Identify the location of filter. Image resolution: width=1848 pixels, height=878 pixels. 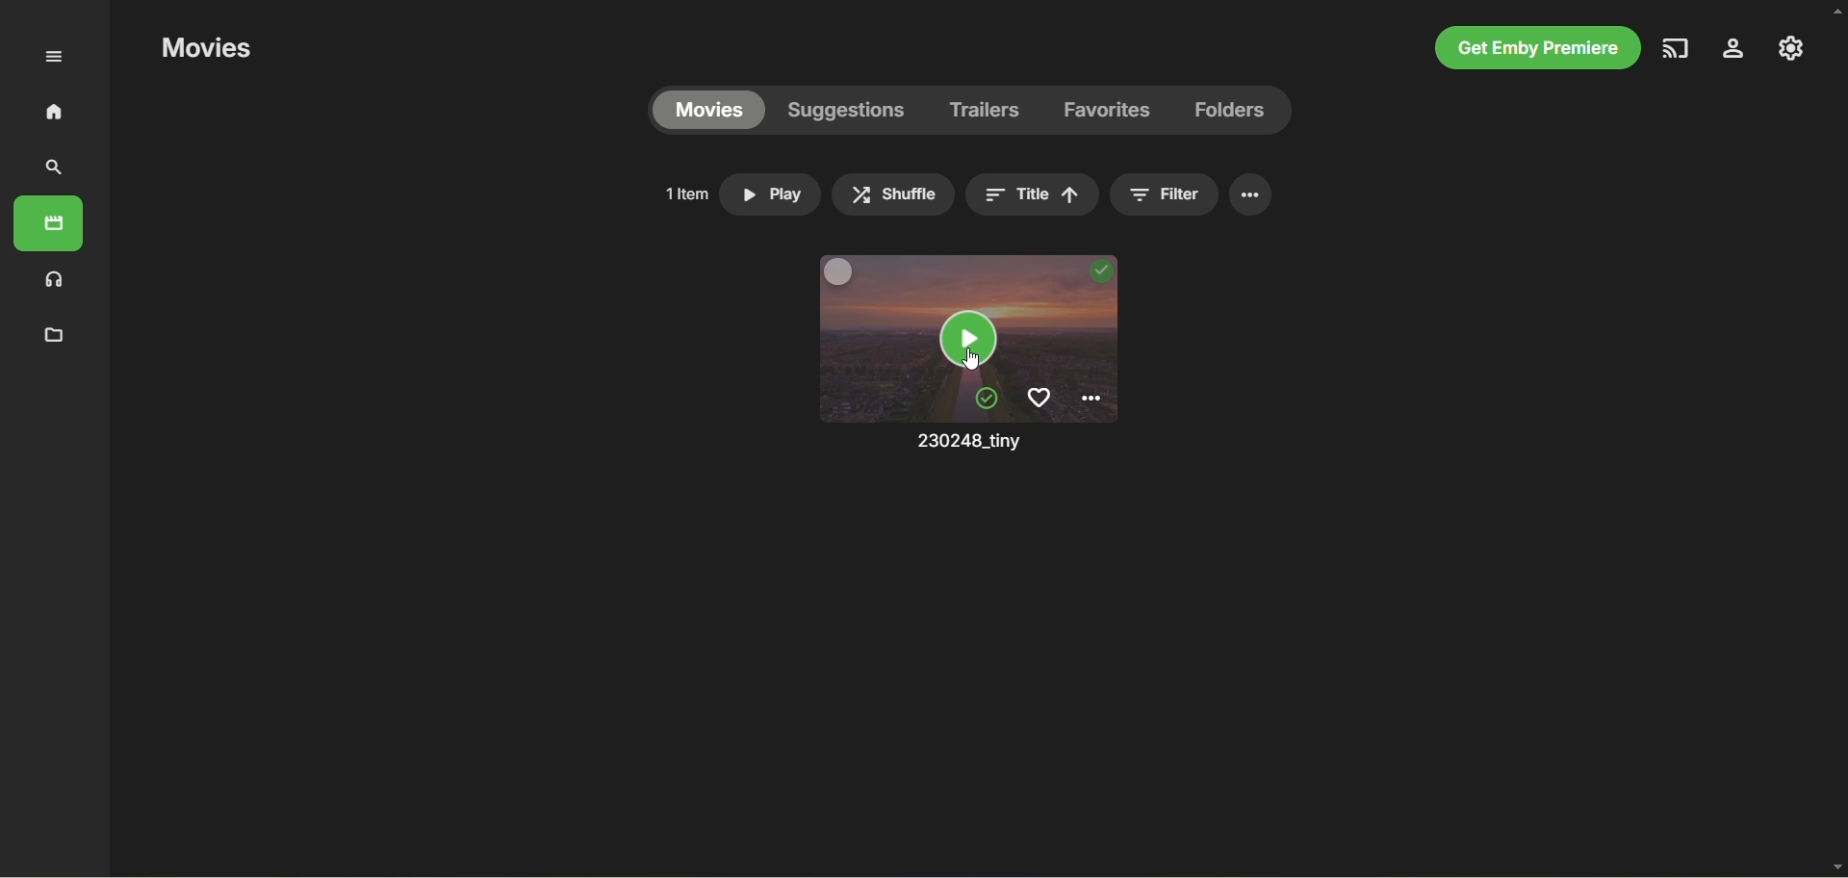
(1164, 194).